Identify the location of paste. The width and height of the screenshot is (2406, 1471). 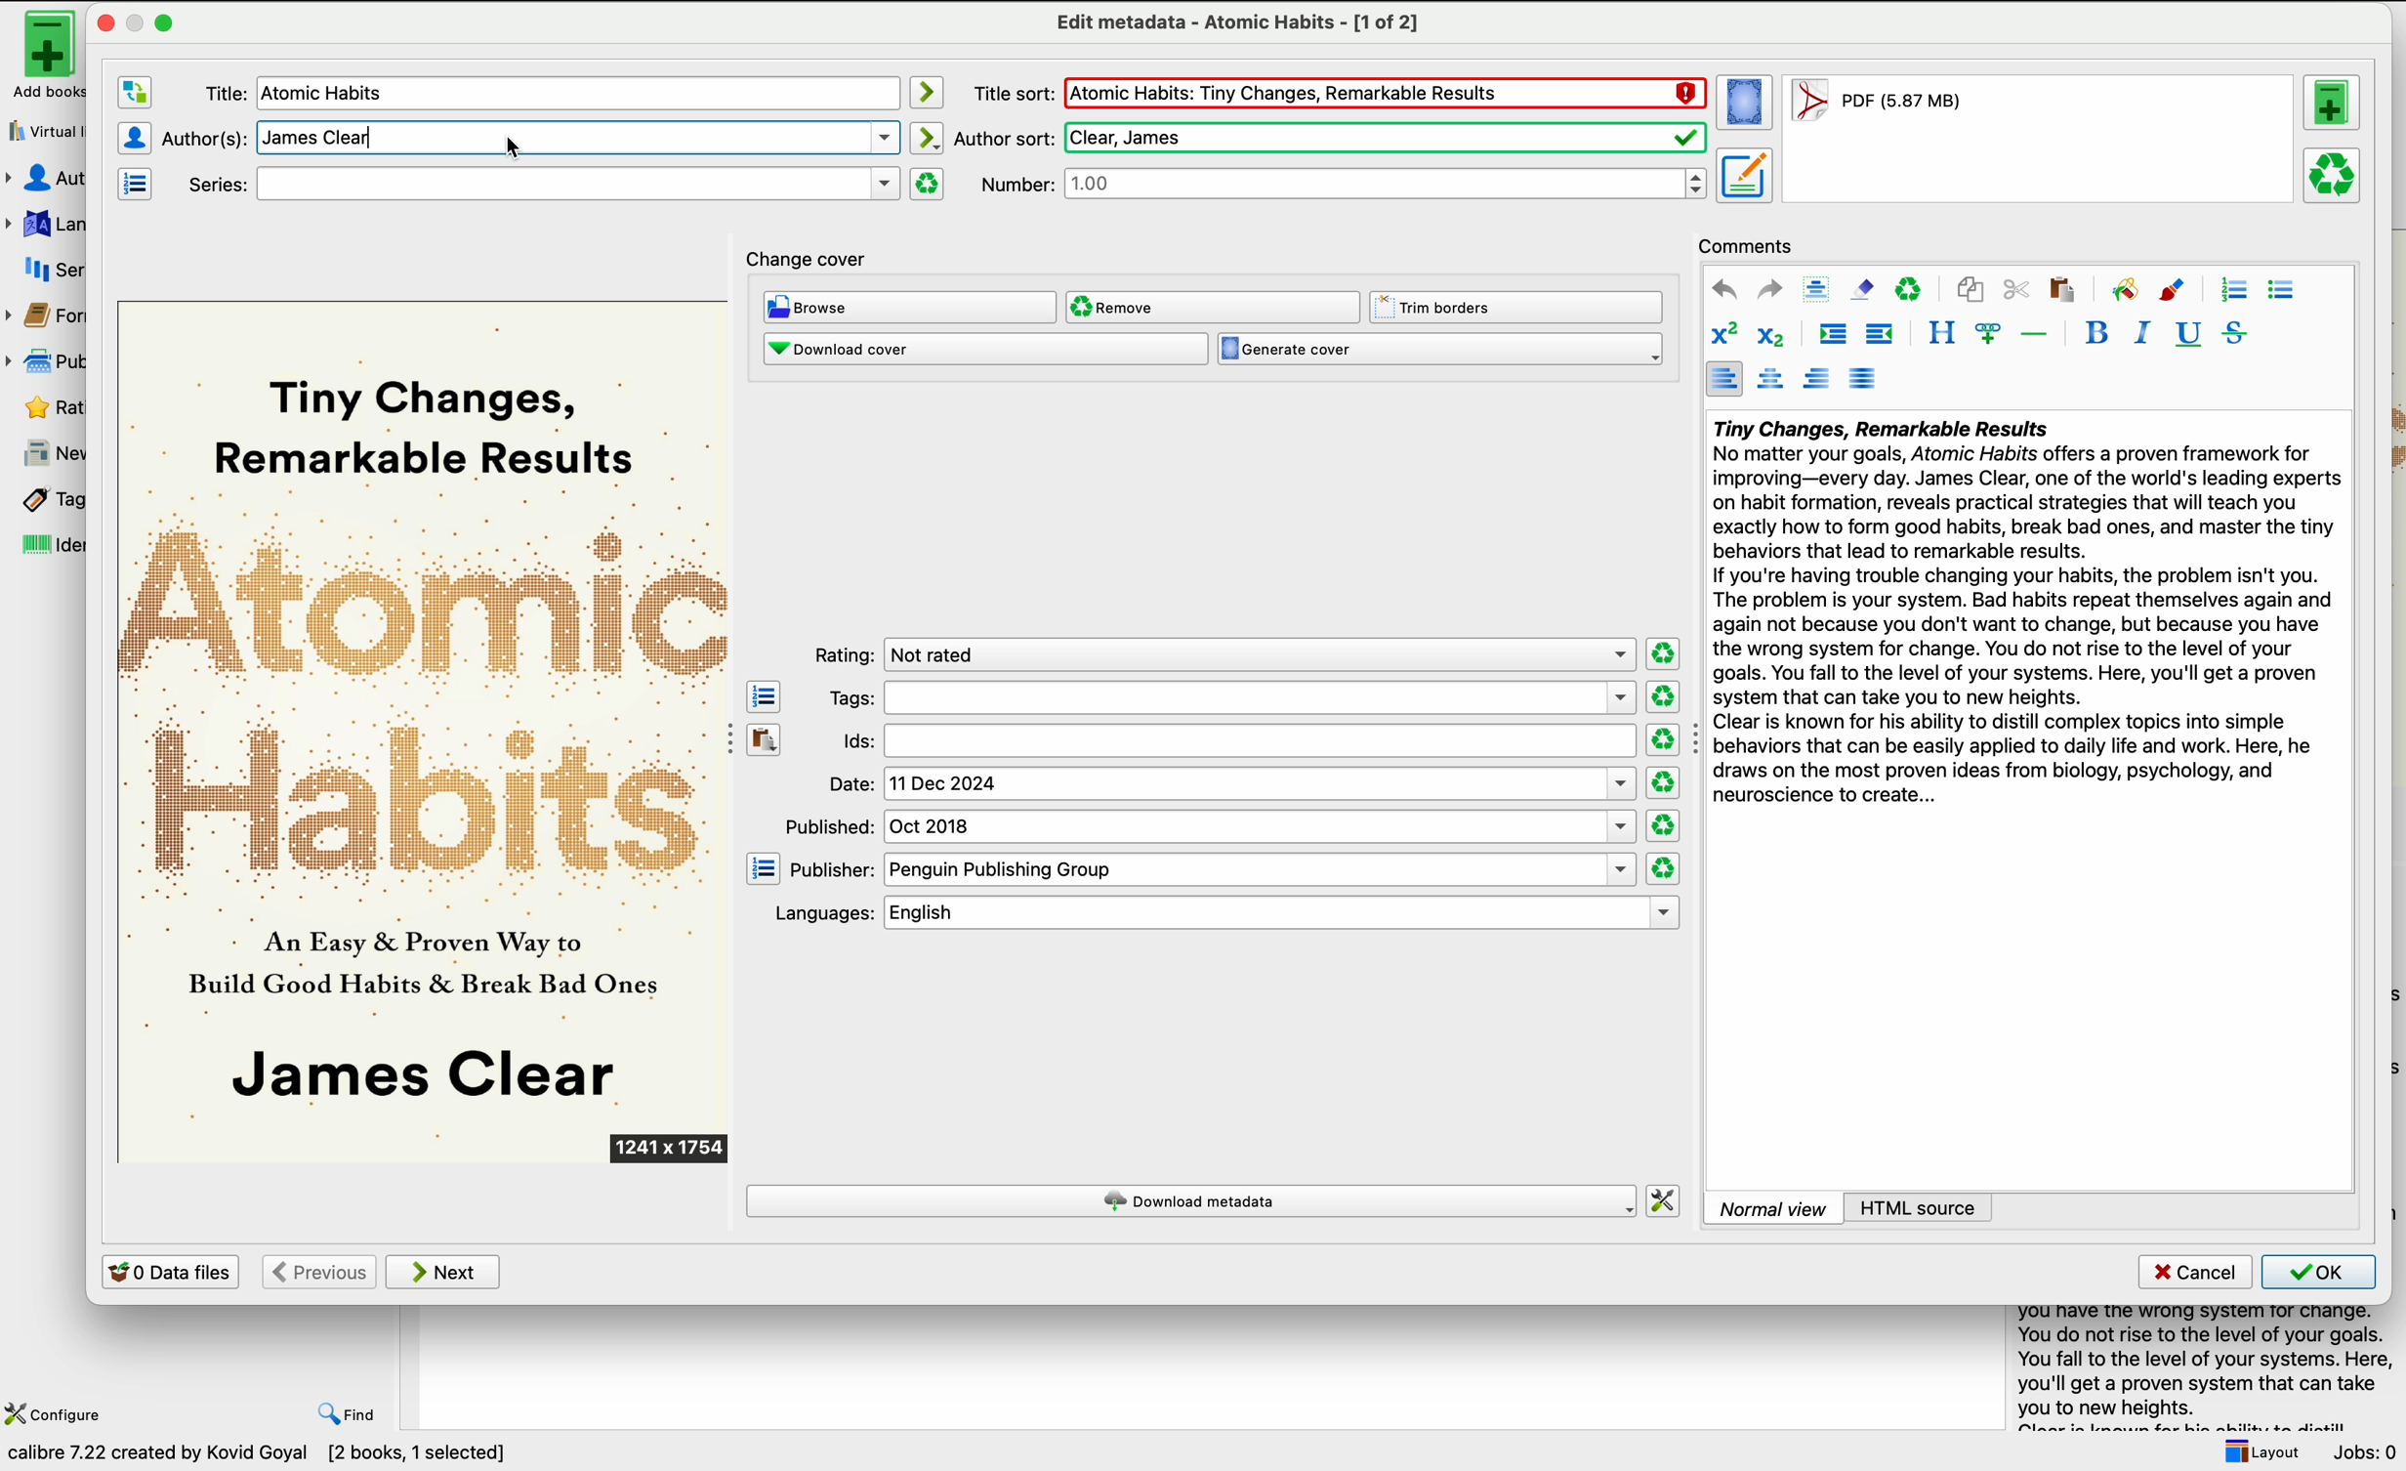
(2061, 289).